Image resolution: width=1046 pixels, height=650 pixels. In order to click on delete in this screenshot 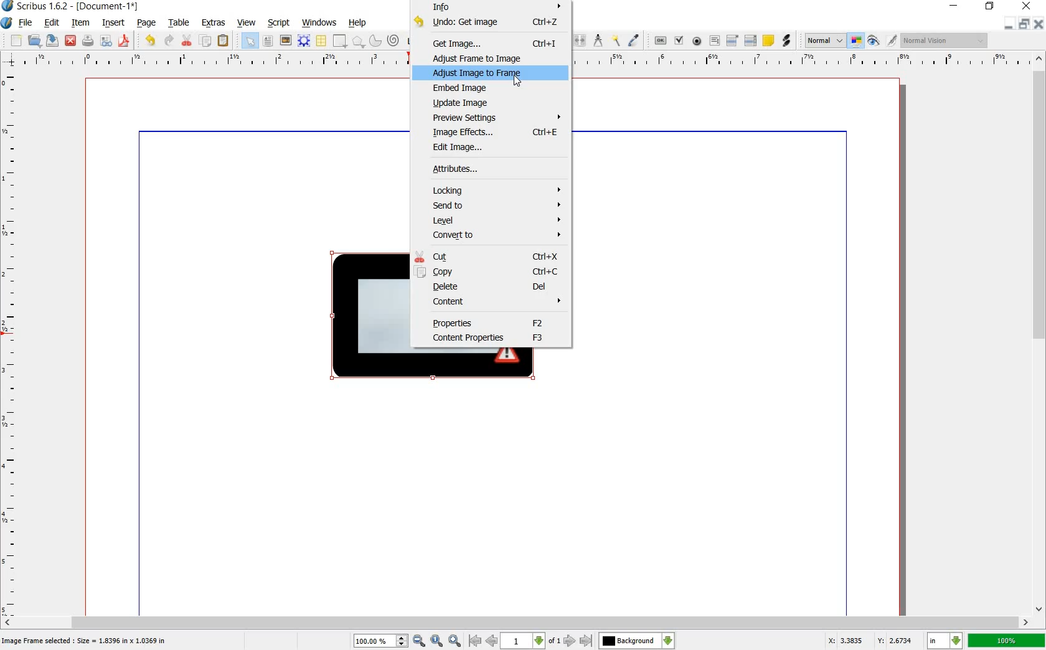, I will do `click(492, 286)`.